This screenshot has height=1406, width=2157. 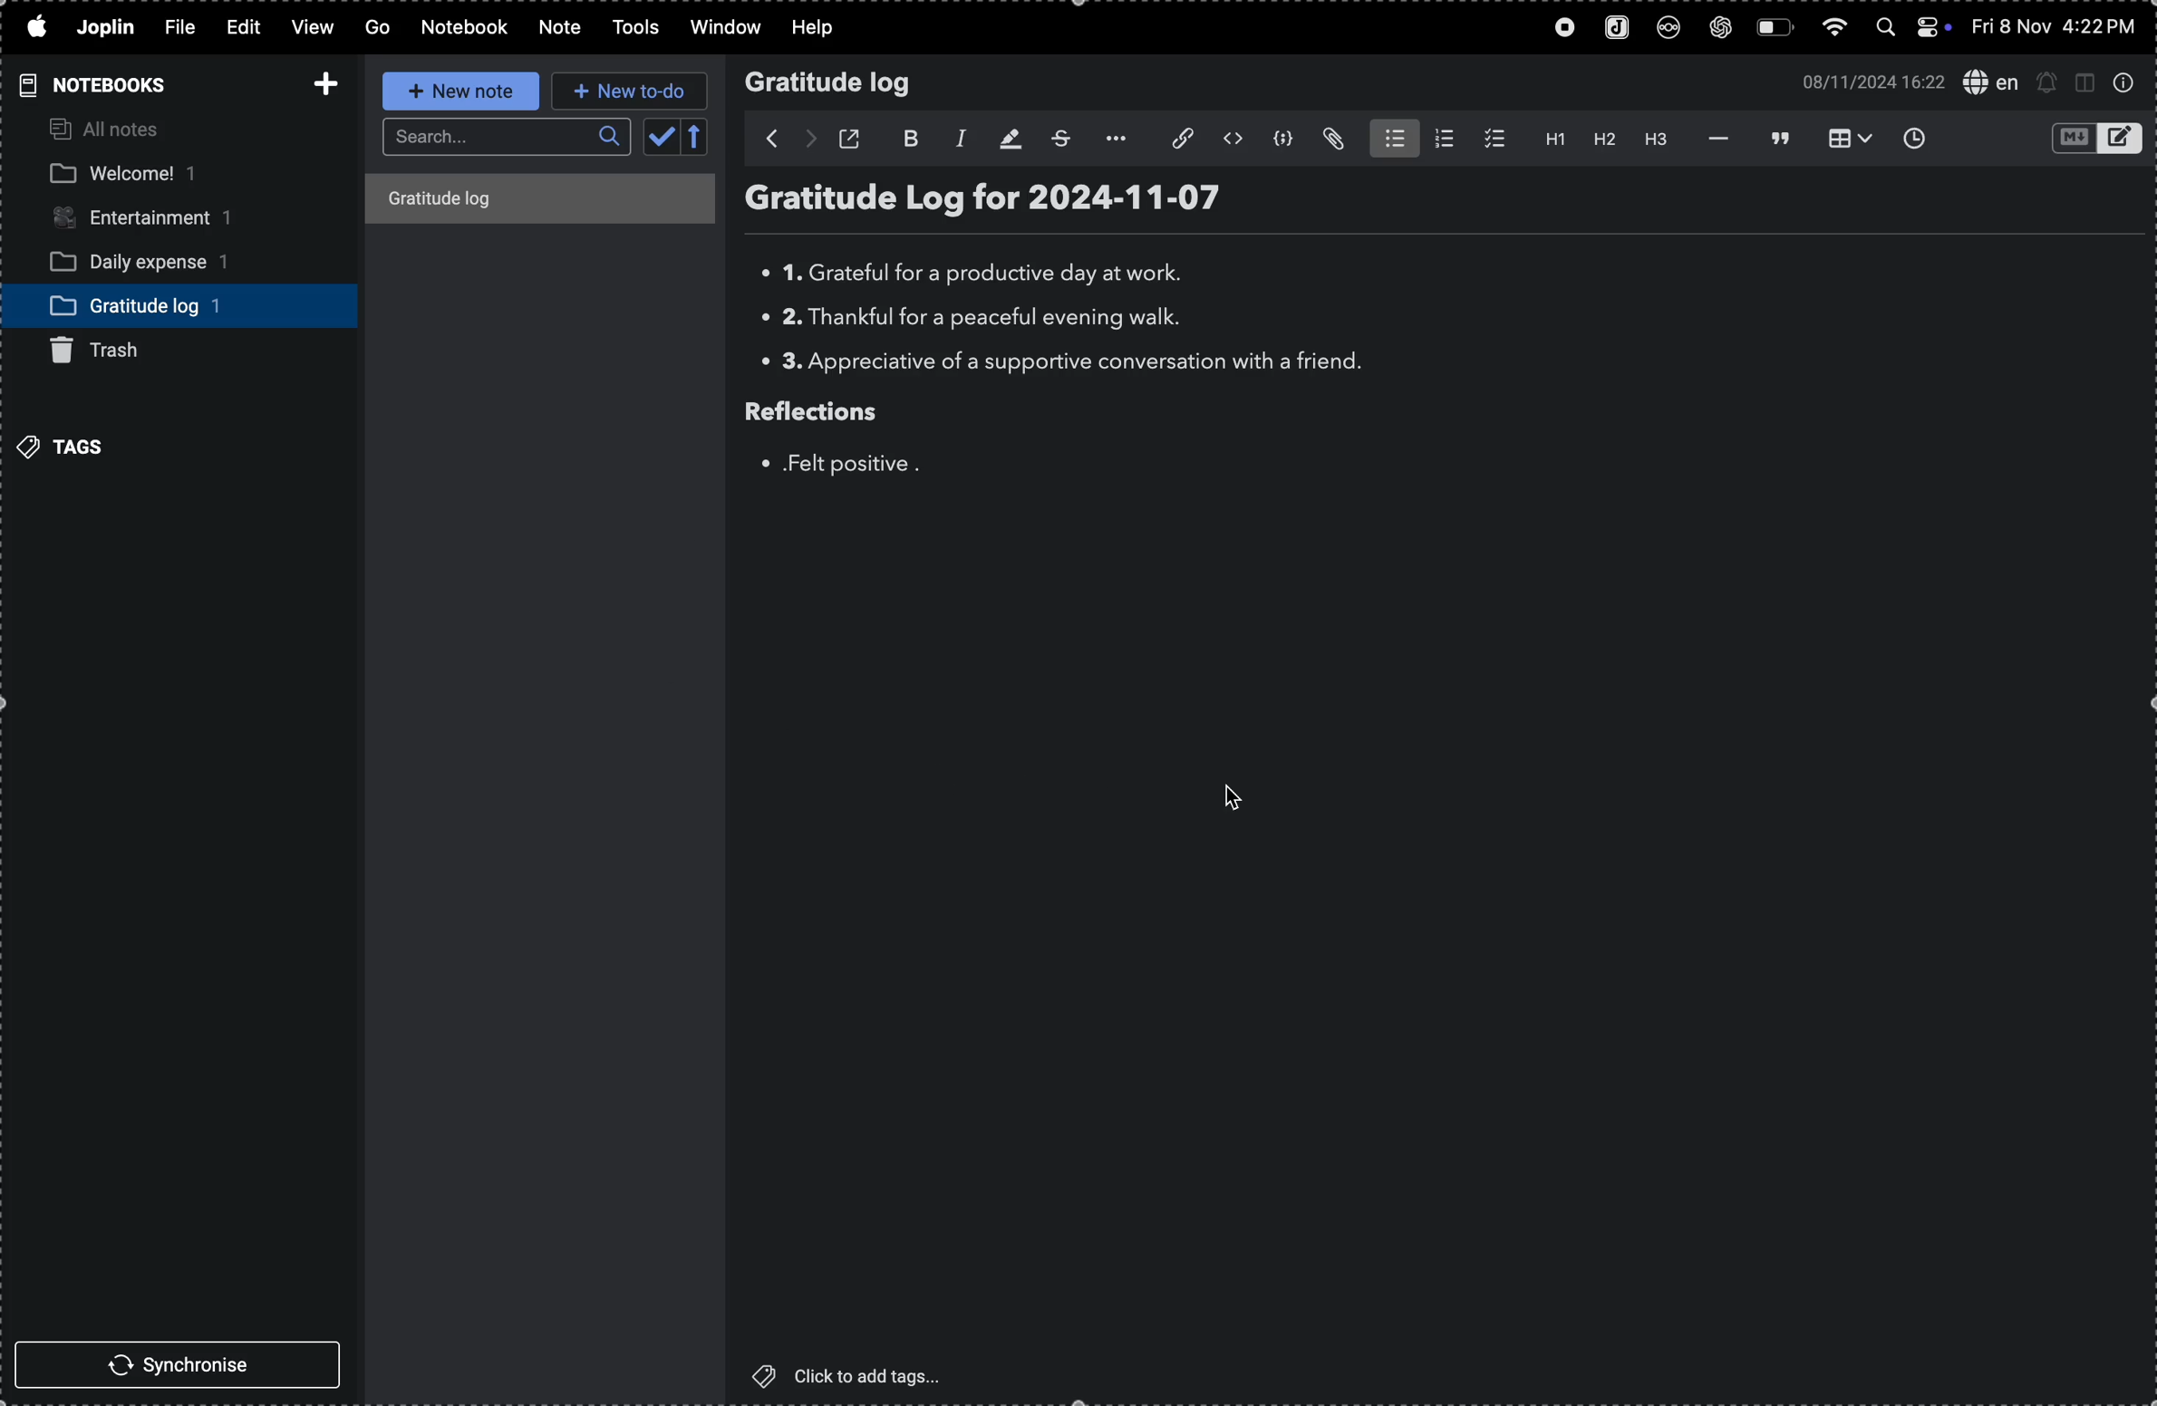 I want to click on help, so click(x=818, y=29).